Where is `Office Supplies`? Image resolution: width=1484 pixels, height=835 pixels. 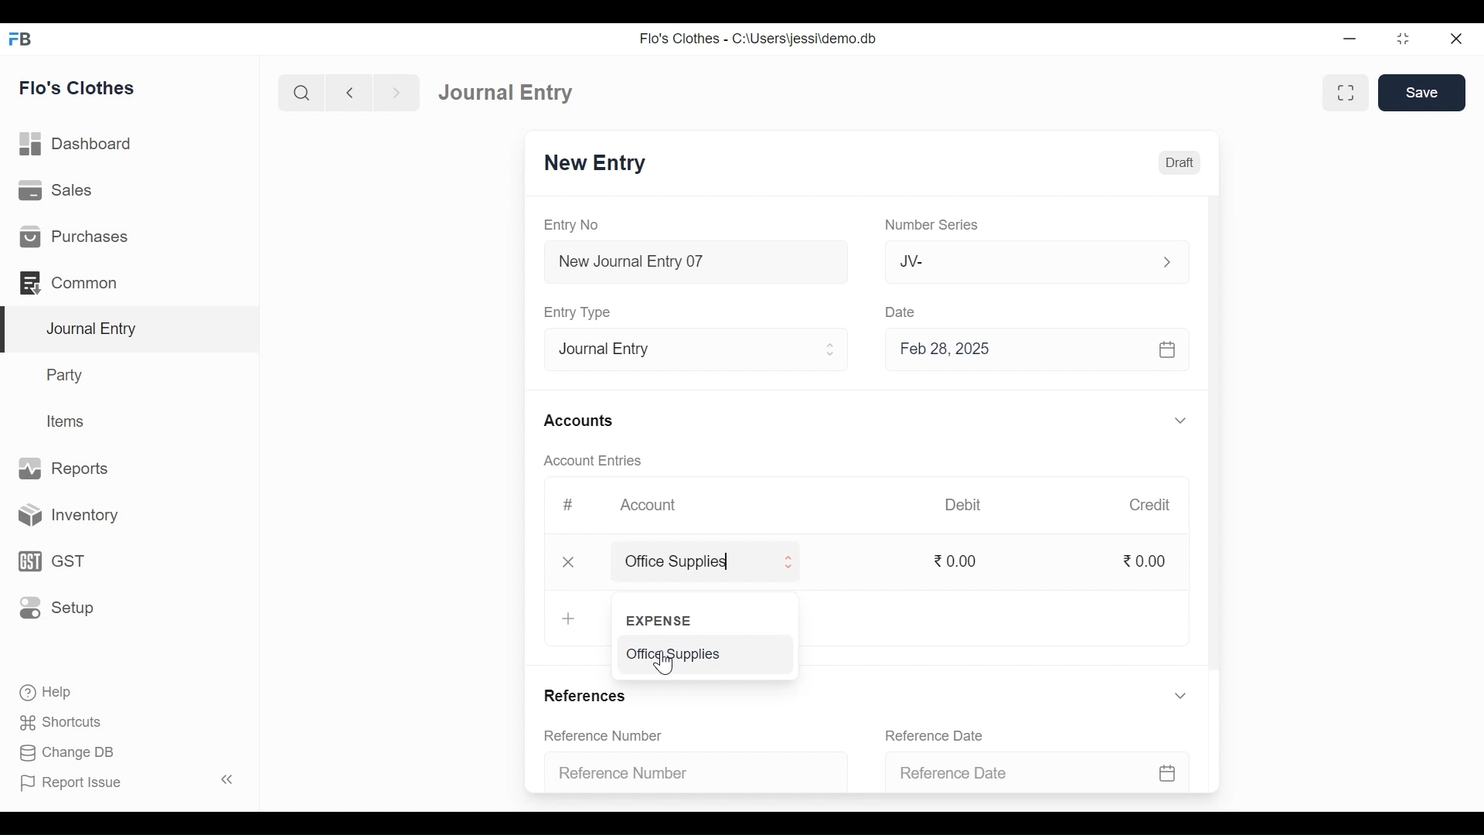
Office Supplies is located at coordinates (686, 564).